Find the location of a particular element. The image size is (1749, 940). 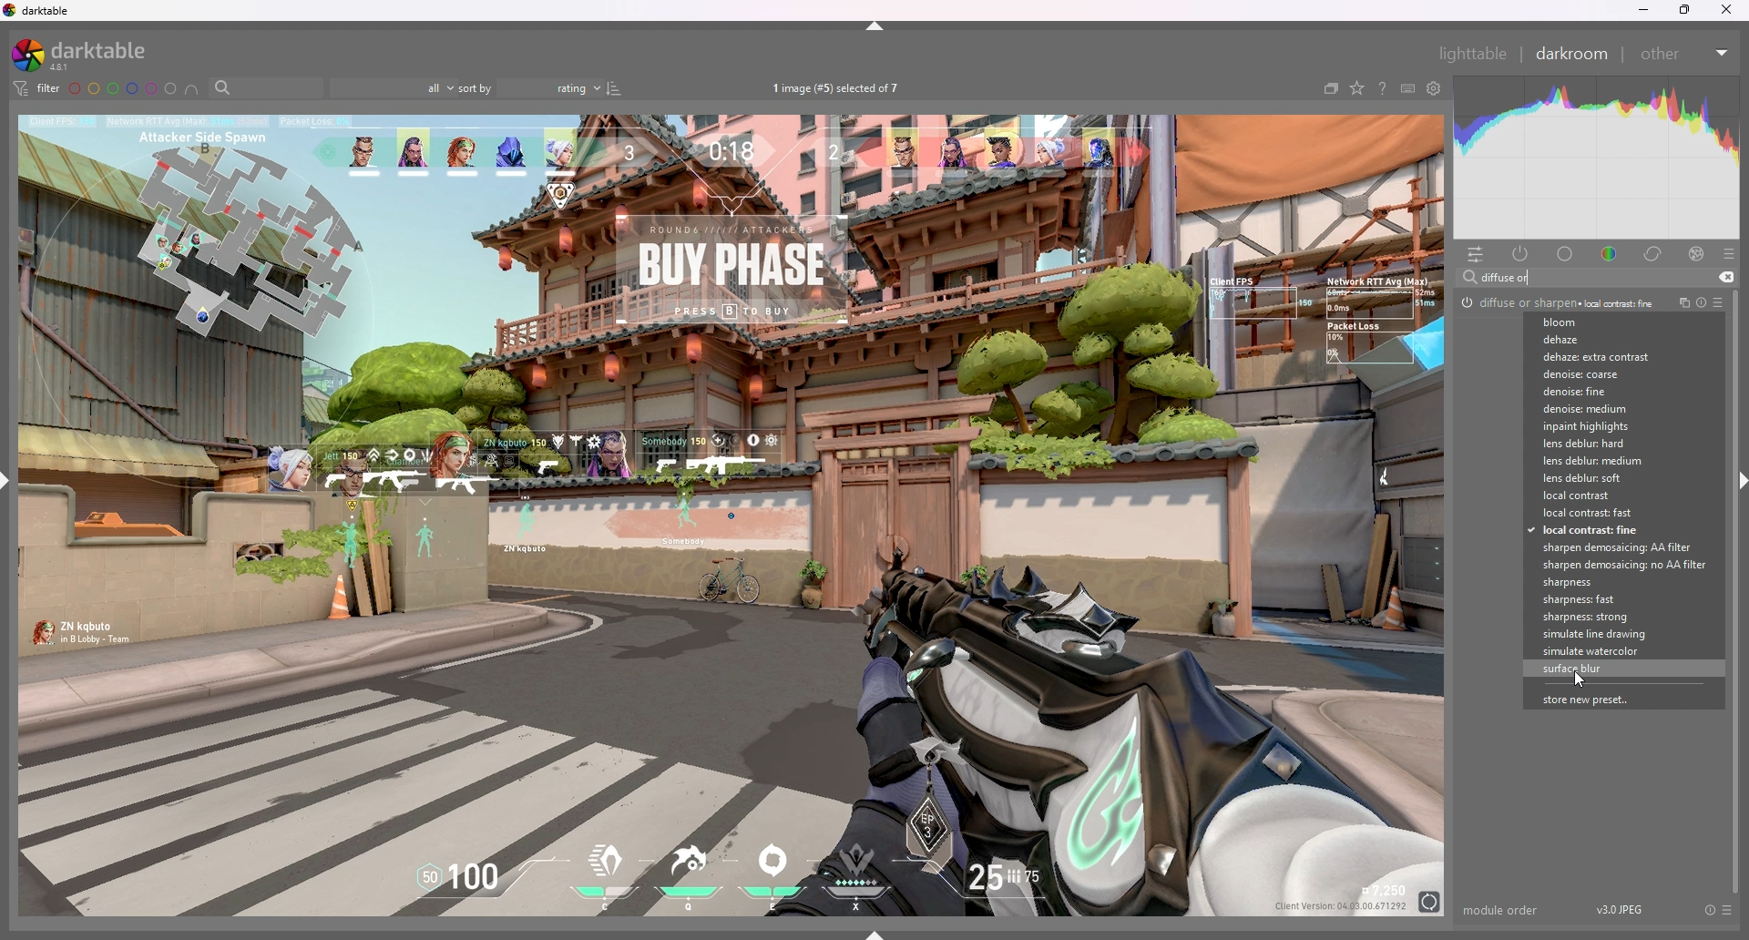

color label is located at coordinates (122, 88).